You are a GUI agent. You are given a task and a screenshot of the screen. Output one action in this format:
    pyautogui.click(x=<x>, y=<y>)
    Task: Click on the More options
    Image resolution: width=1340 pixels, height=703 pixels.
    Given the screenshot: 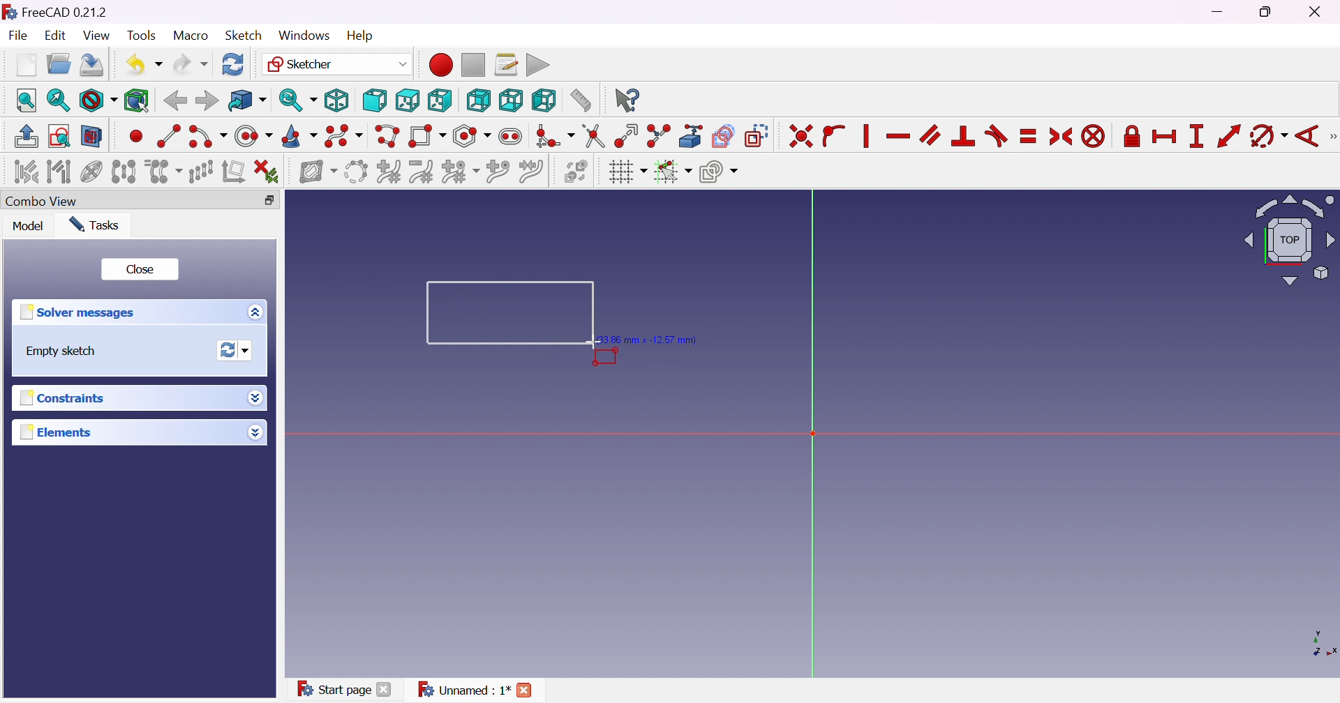 What is the action you would take?
    pyautogui.click(x=259, y=312)
    